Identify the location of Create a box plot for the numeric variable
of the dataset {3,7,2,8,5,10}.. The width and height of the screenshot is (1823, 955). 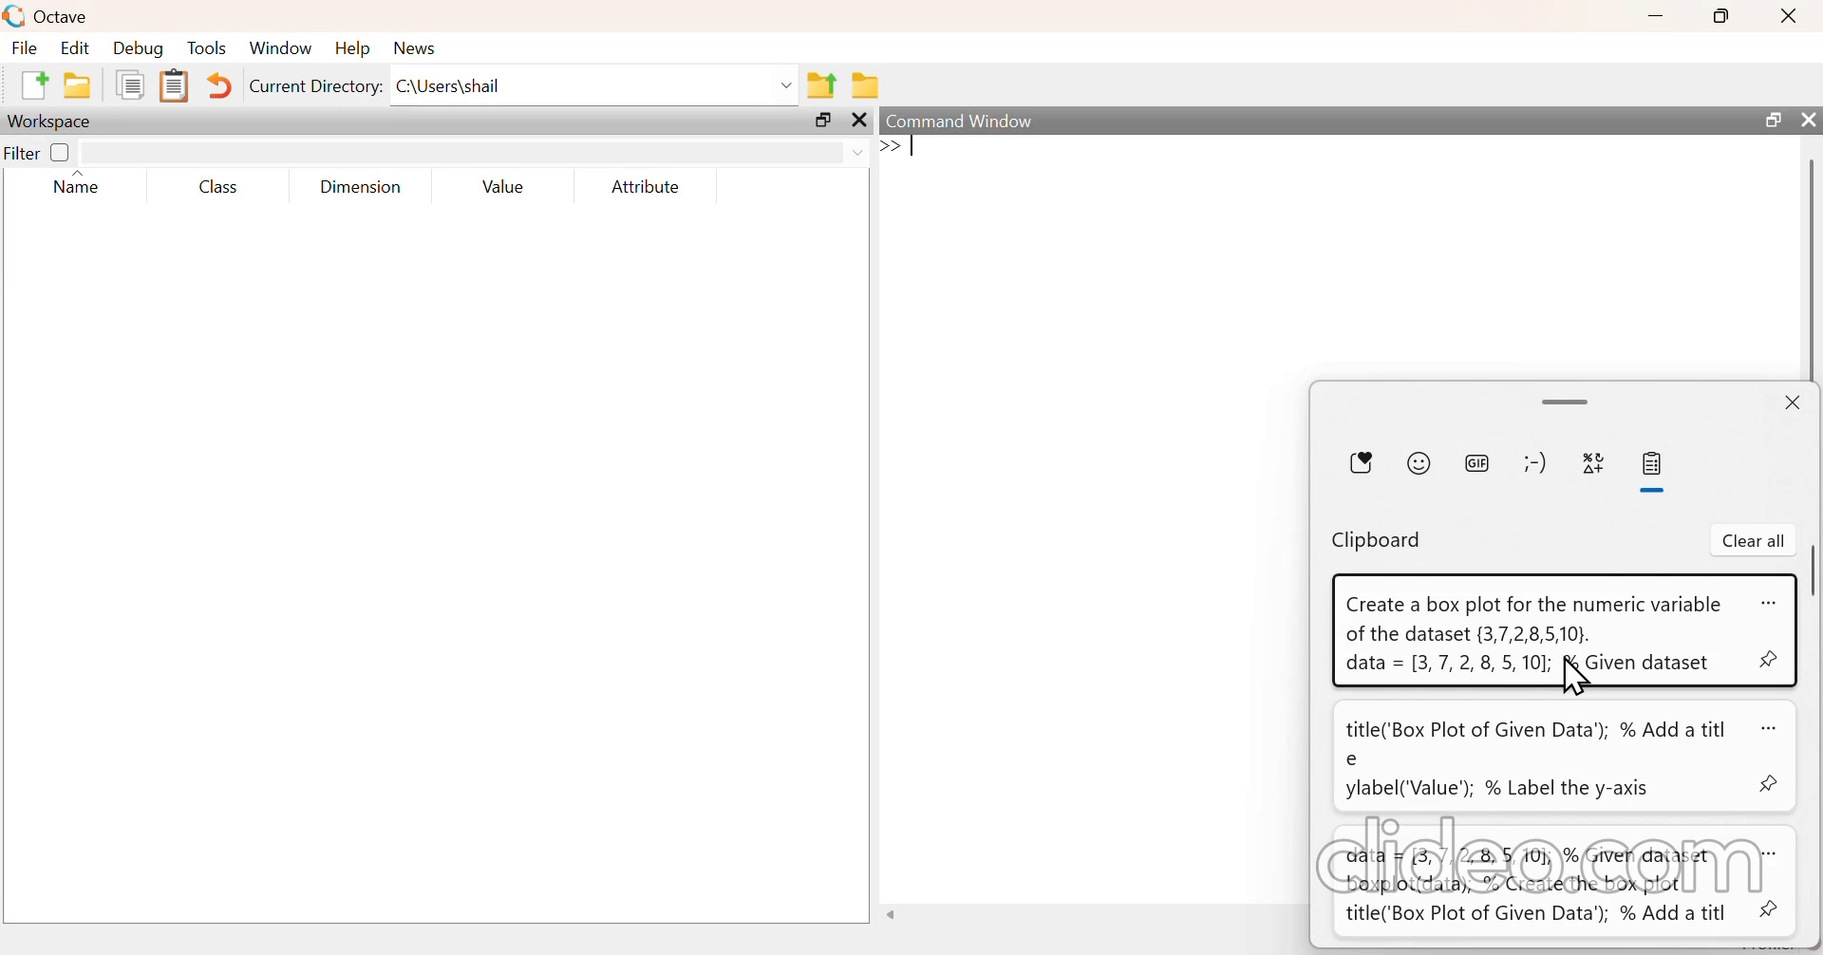
(1534, 622).